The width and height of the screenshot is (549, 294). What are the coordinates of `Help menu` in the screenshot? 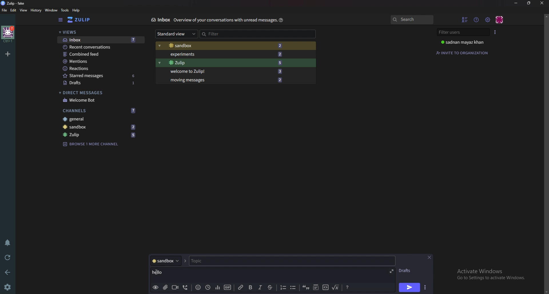 It's located at (477, 19).